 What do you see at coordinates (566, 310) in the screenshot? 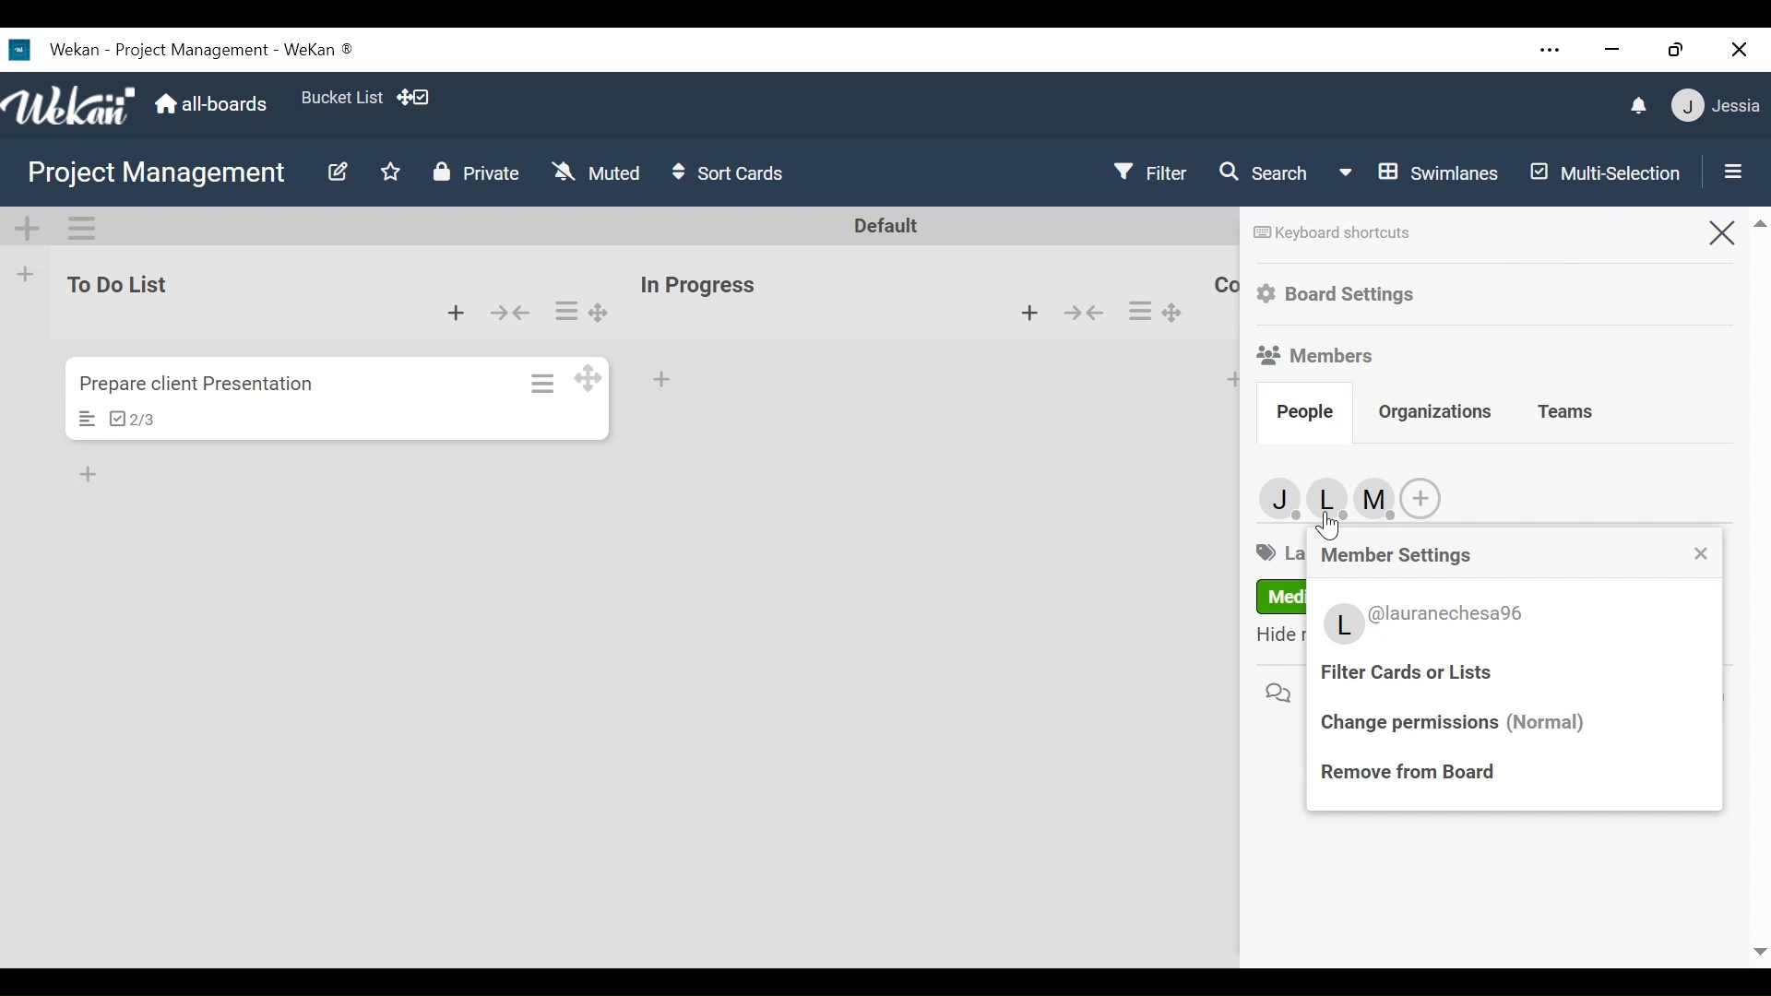
I see `List actions` at bounding box center [566, 310].